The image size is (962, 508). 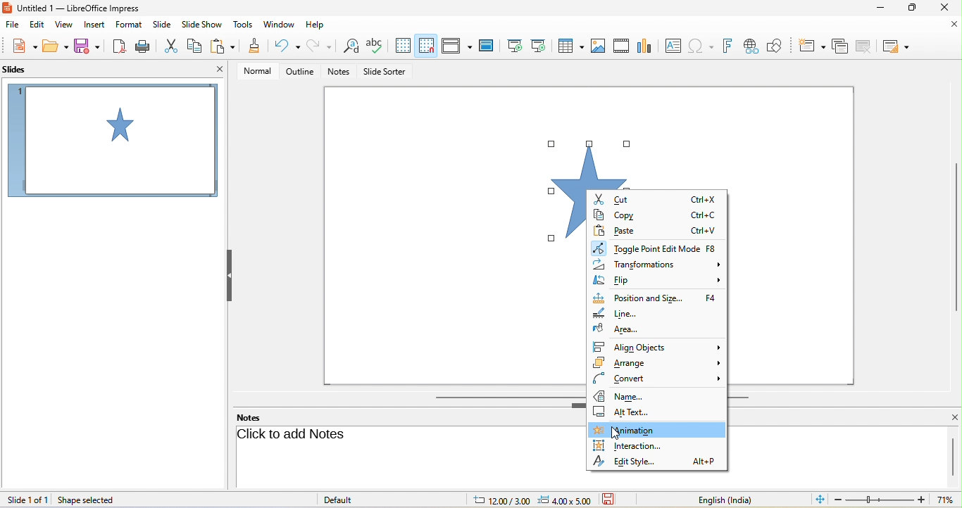 I want to click on toggle point edit mode, so click(x=656, y=248).